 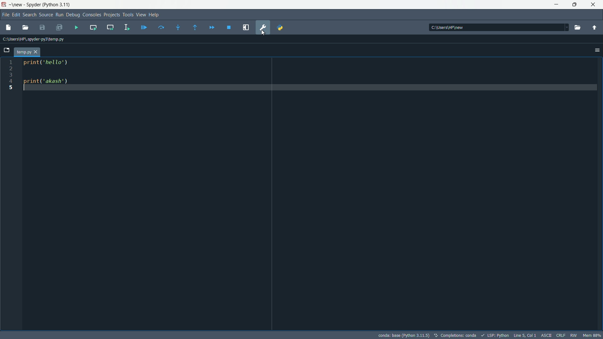 What do you see at coordinates (573, 334) in the screenshot?
I see `RW` at bounding box center [573, 334].